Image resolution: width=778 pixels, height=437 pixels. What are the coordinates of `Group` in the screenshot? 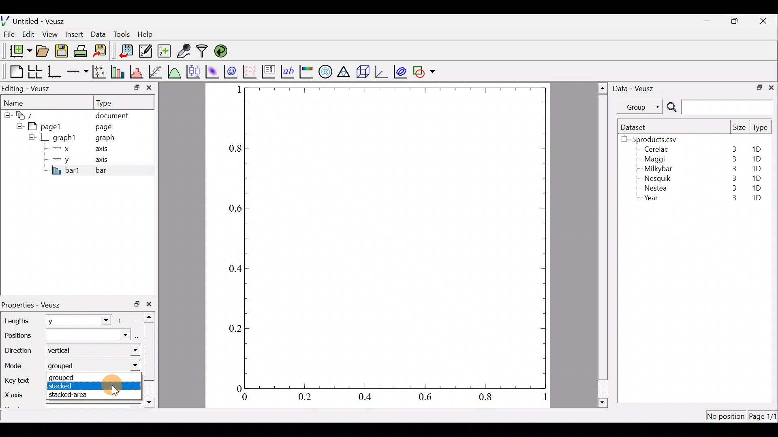 It's located at (641, 106).